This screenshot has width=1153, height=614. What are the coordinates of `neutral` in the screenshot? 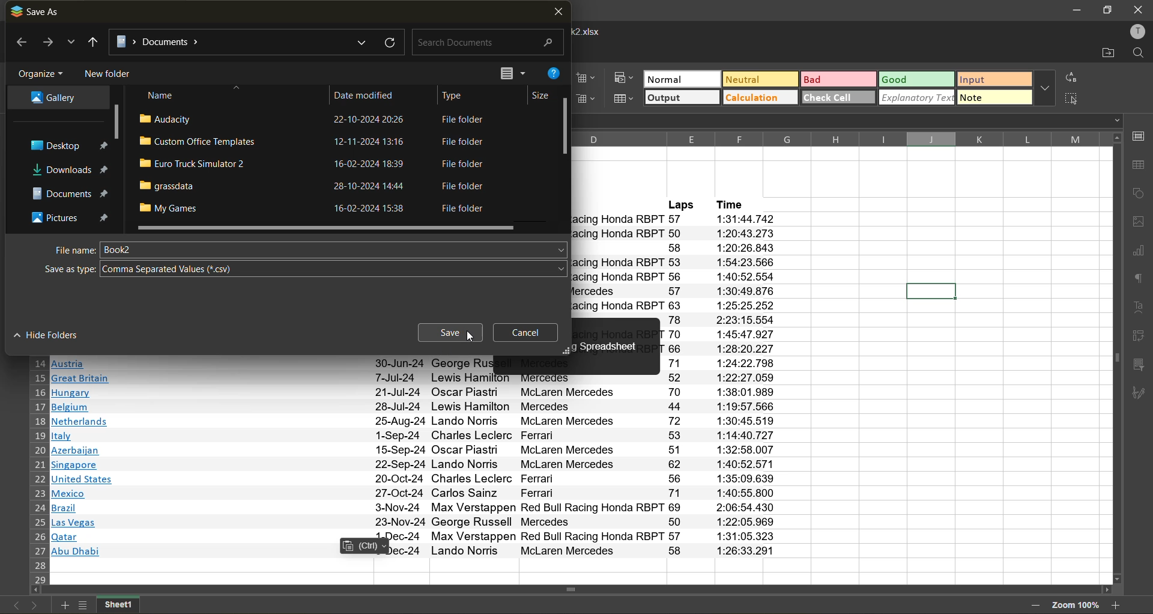 It's located at (761, 79).